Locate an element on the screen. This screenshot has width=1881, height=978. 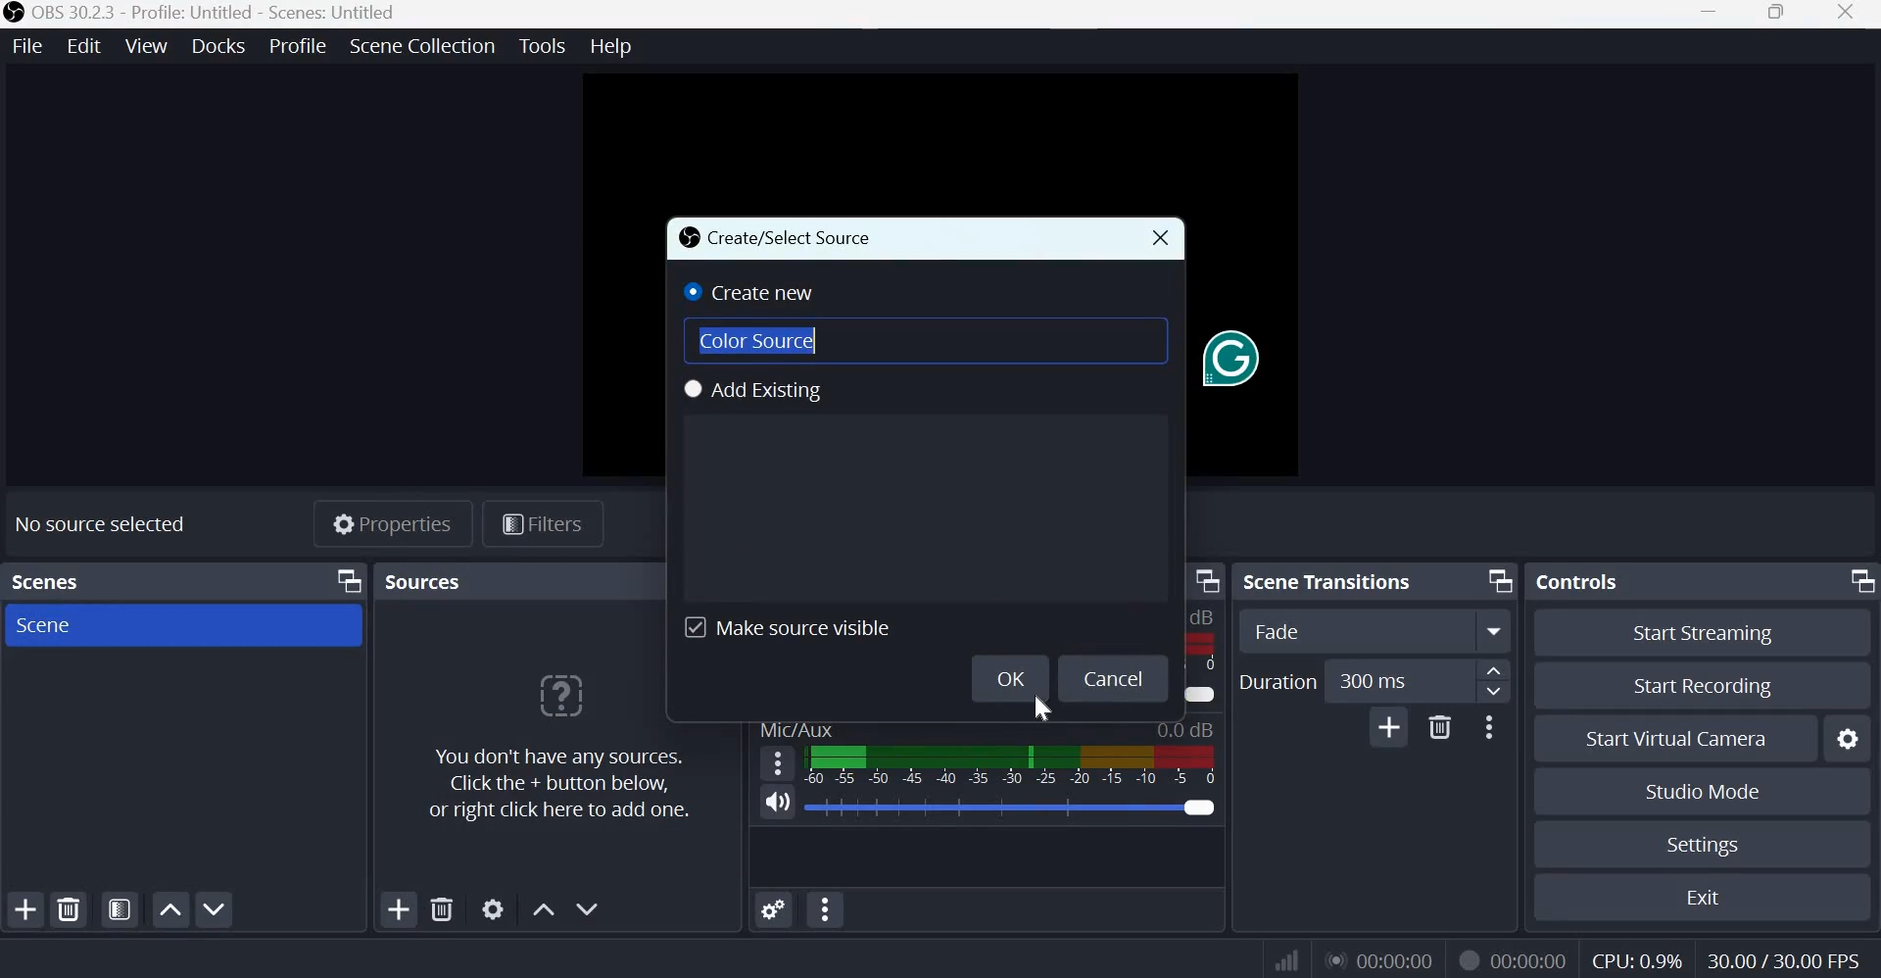
Docks is located at coordinates (218, 45).